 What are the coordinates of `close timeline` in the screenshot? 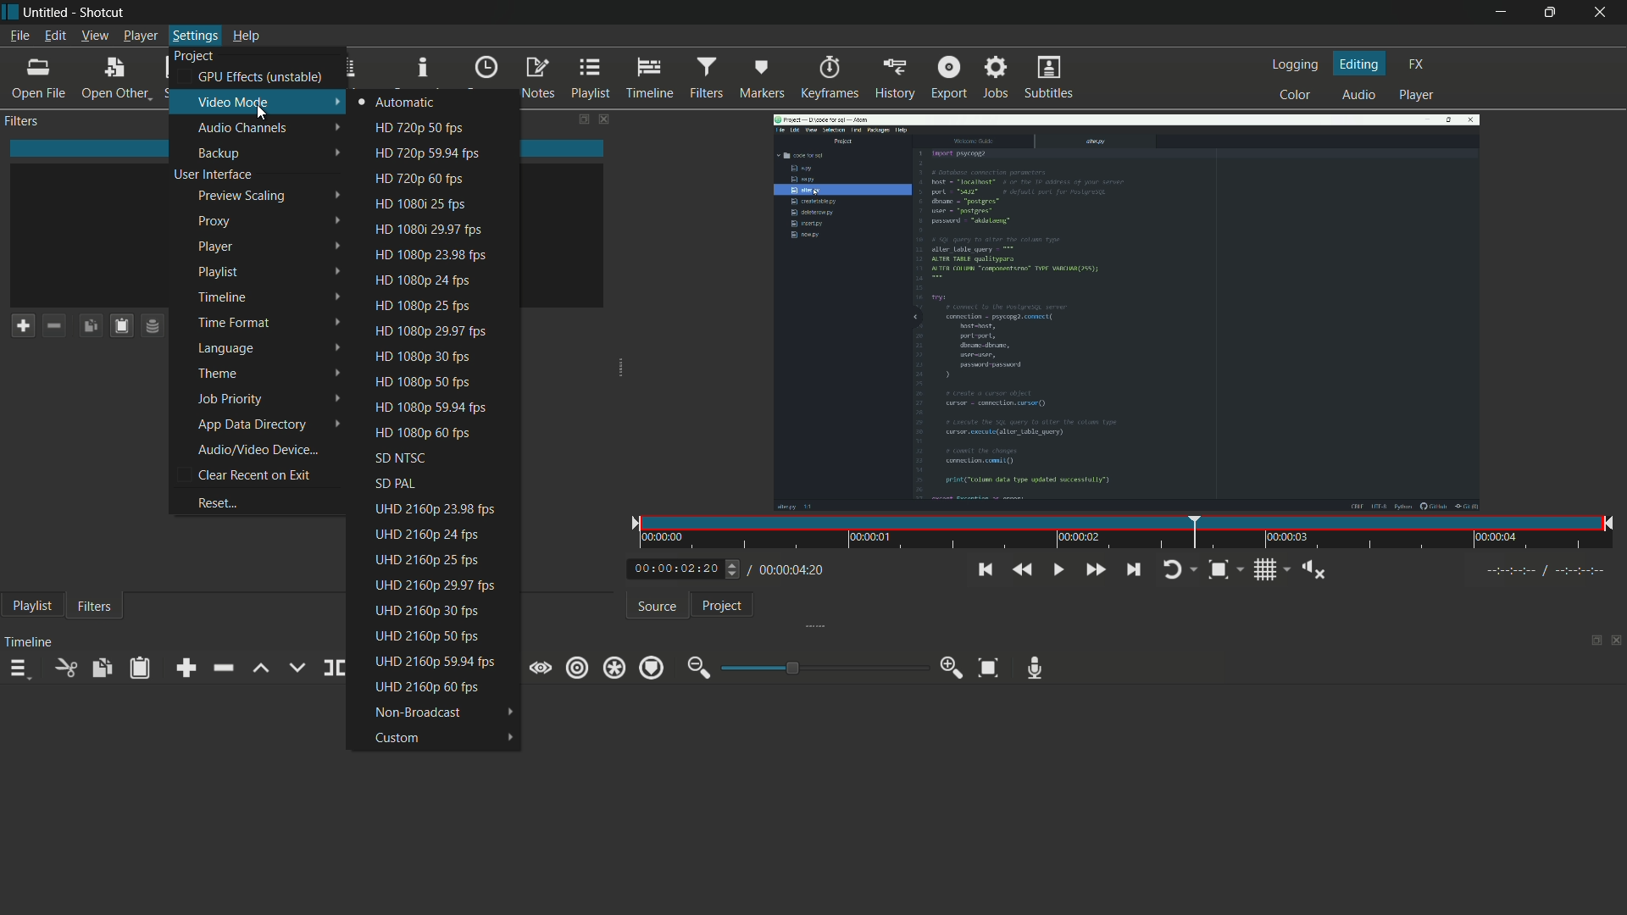 It's located at (1617, 642).